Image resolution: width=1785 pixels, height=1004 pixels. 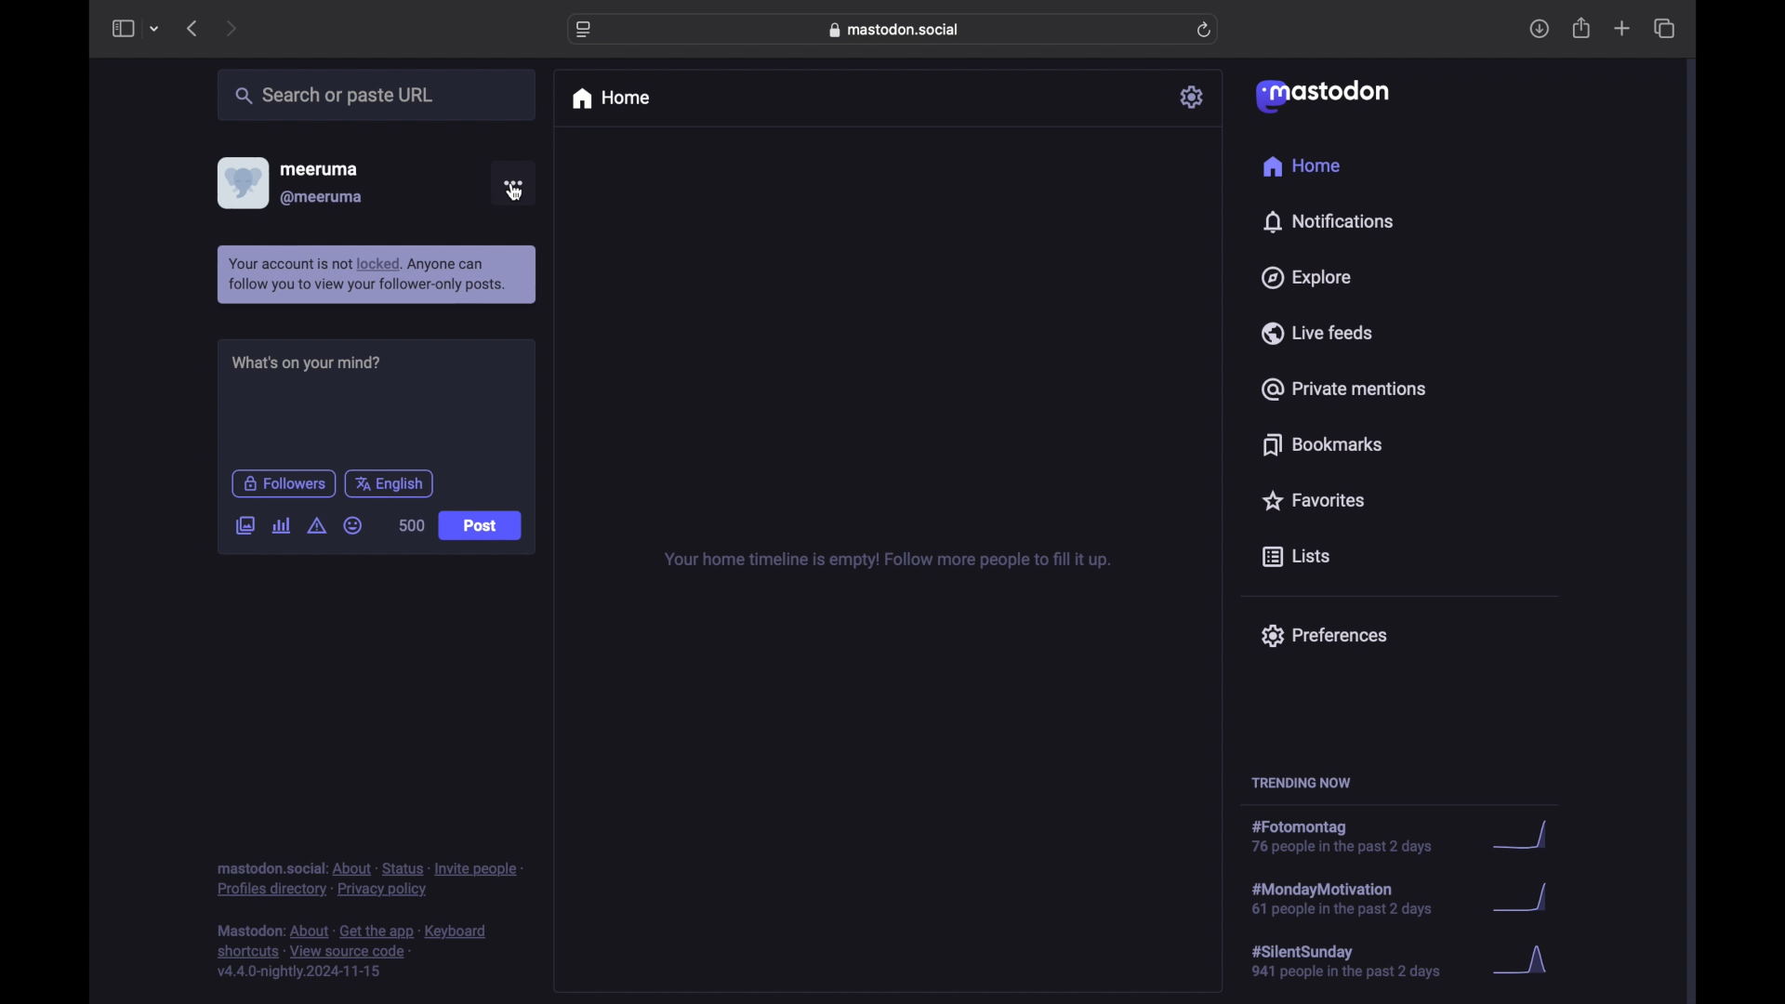 I want to click on search or paste url, so click(x=377, y=96).